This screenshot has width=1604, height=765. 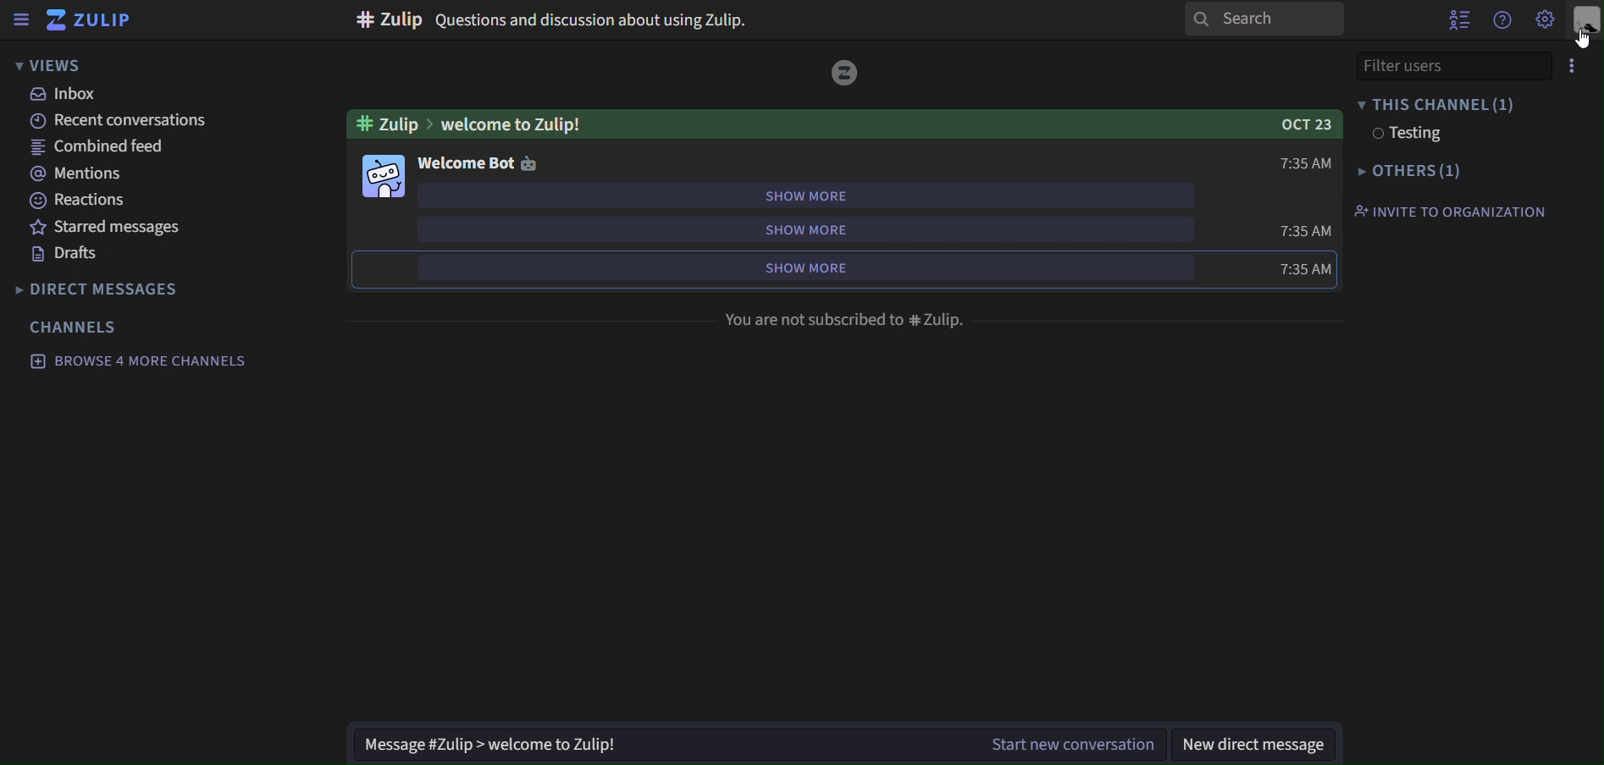 I want to click on drafts, so click(x=69, y=256).